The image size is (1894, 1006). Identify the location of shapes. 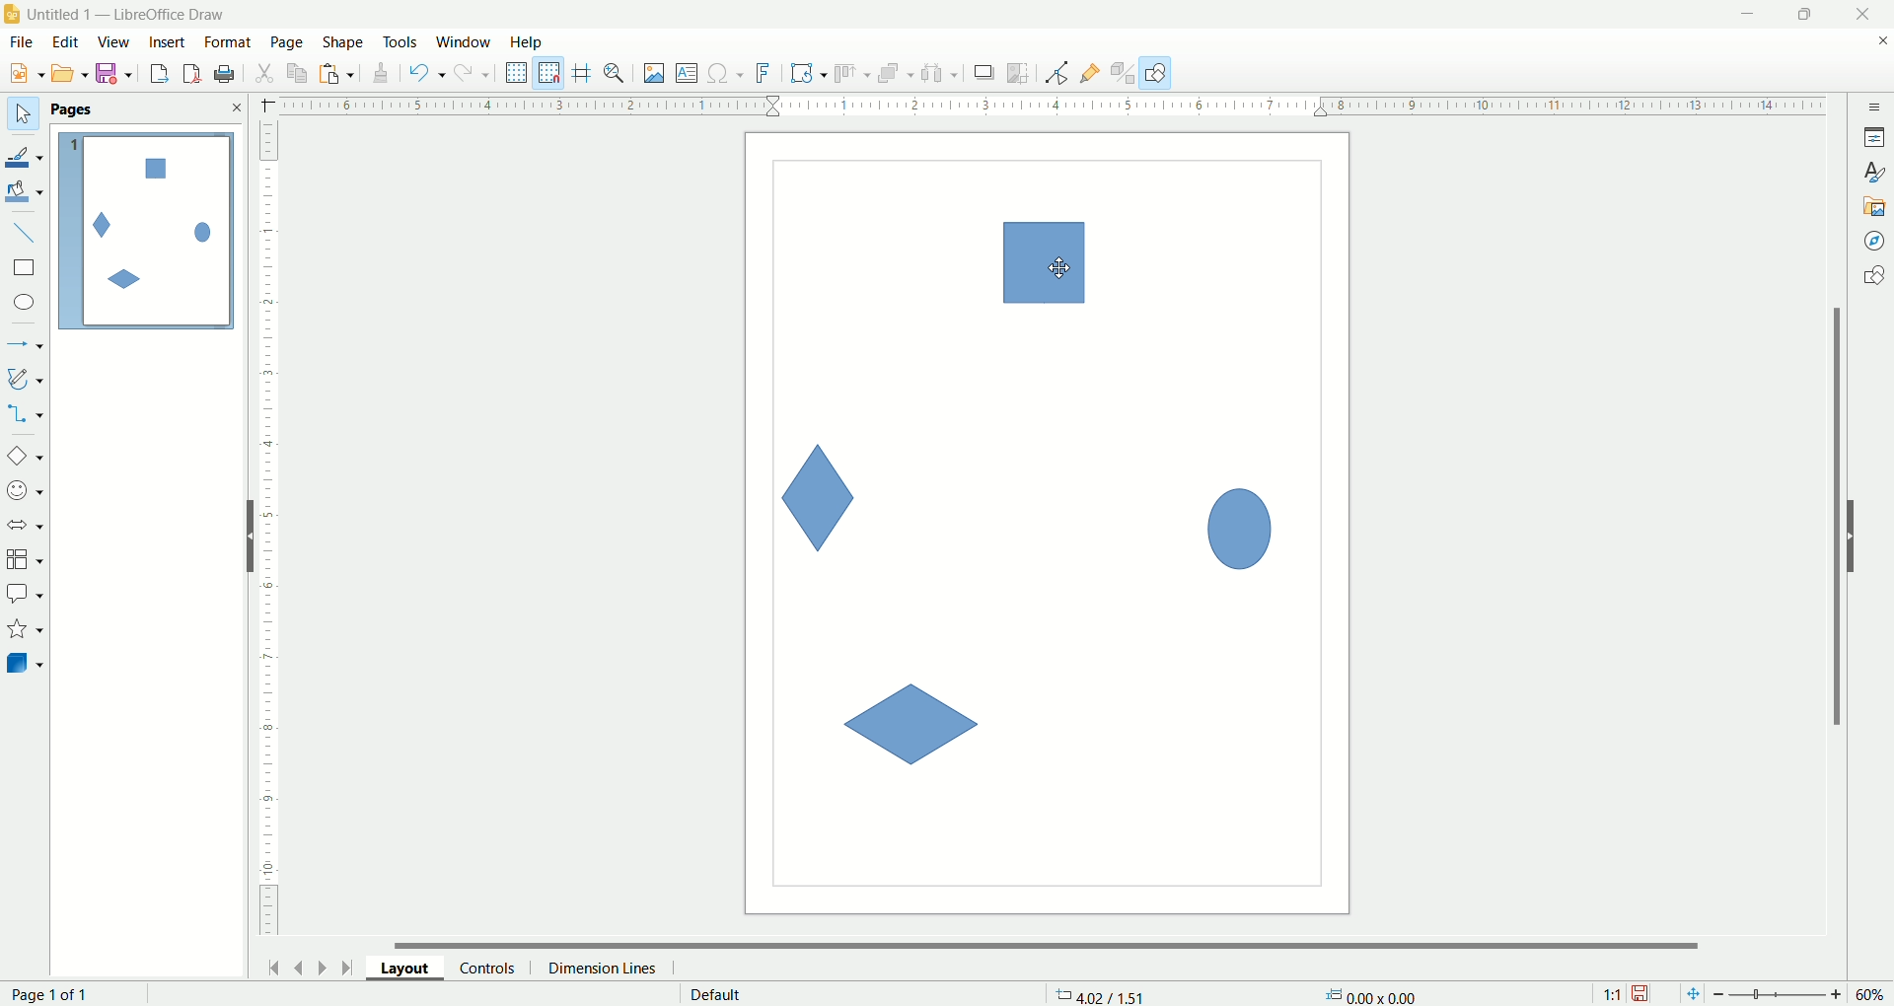
(1874, 279).